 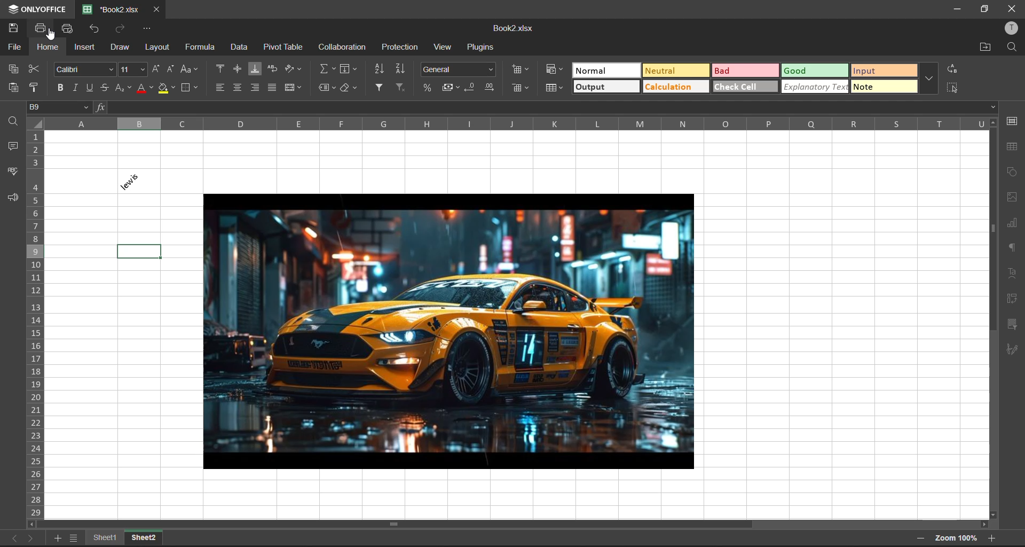 What do you see at coordinates (127, 537) in the screenshot?
I see `sheet names` at bounding box center [127, 537].